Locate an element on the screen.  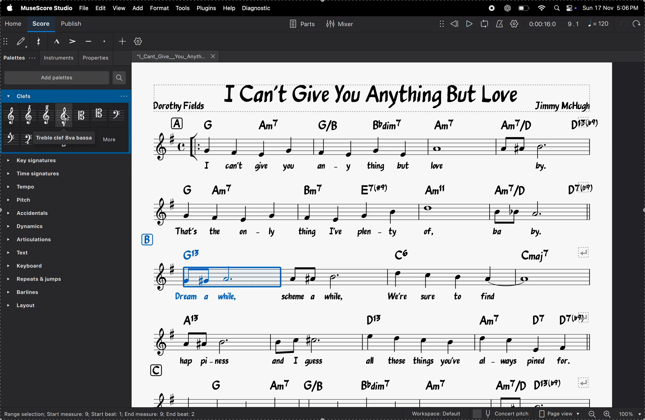
Pallates is located at coordinates (18, 59).